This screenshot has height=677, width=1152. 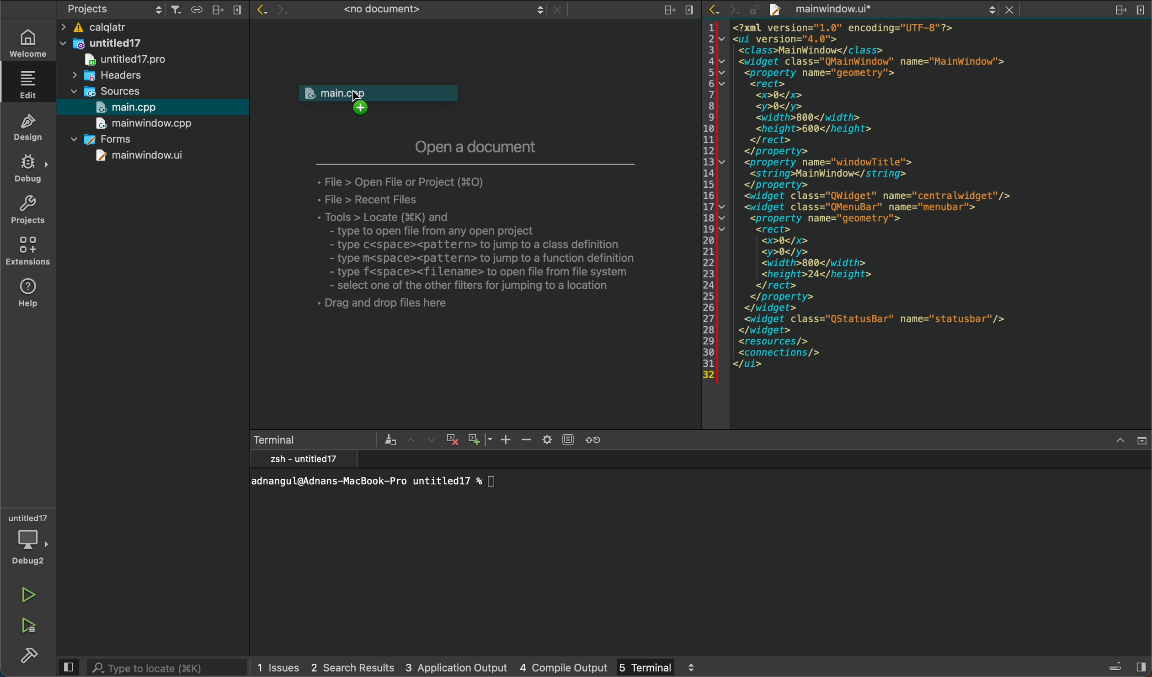 I want to click on calqlatr, so click(x=130, y=28).